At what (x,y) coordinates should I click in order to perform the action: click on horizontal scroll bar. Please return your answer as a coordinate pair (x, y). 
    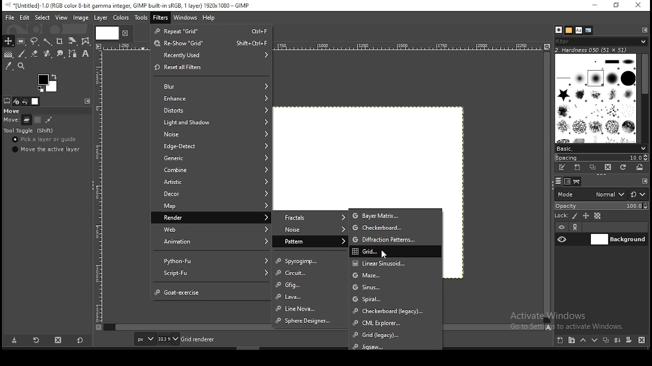
    Looking at the image, I should click on (548, 187).